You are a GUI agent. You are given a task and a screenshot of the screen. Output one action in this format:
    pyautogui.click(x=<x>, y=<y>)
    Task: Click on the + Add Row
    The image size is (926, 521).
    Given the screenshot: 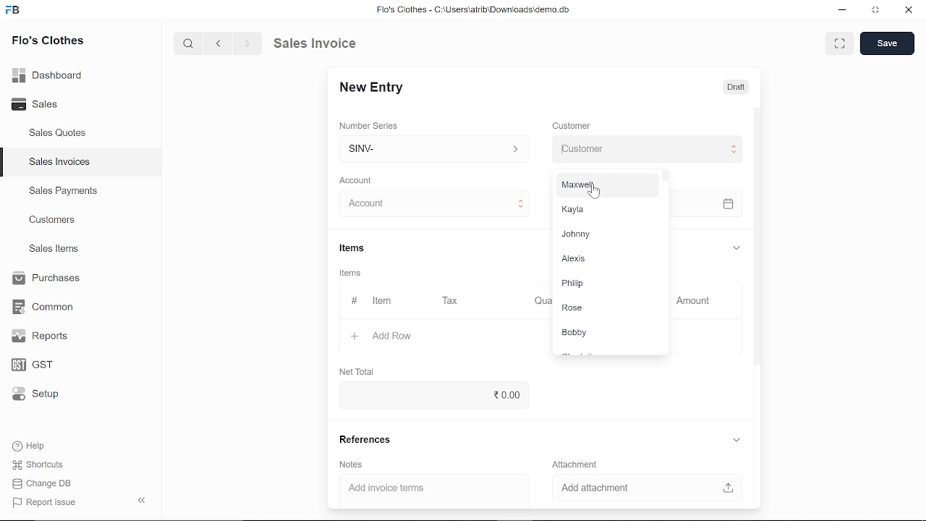 What is the action you would take?
    pyautogui.click(x=385, y=336)
    